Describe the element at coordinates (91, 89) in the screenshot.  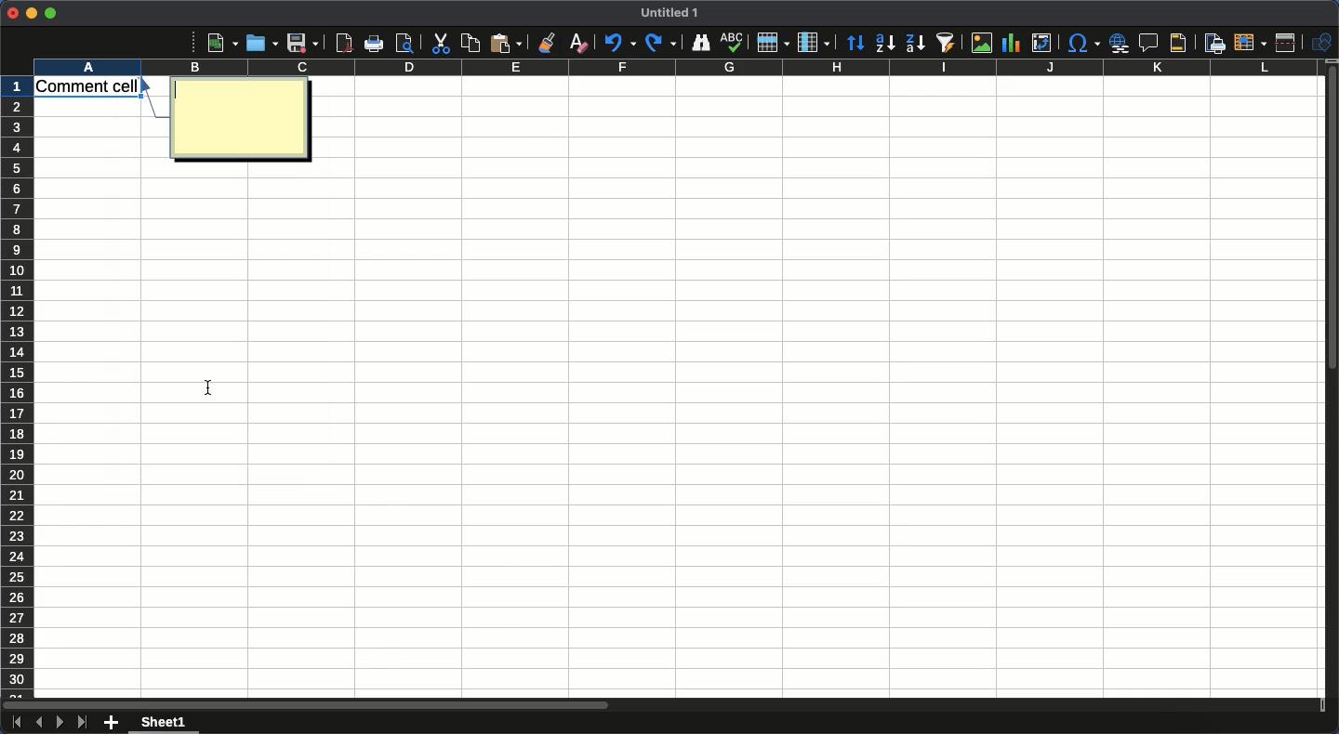
I see `Cell` at that location.